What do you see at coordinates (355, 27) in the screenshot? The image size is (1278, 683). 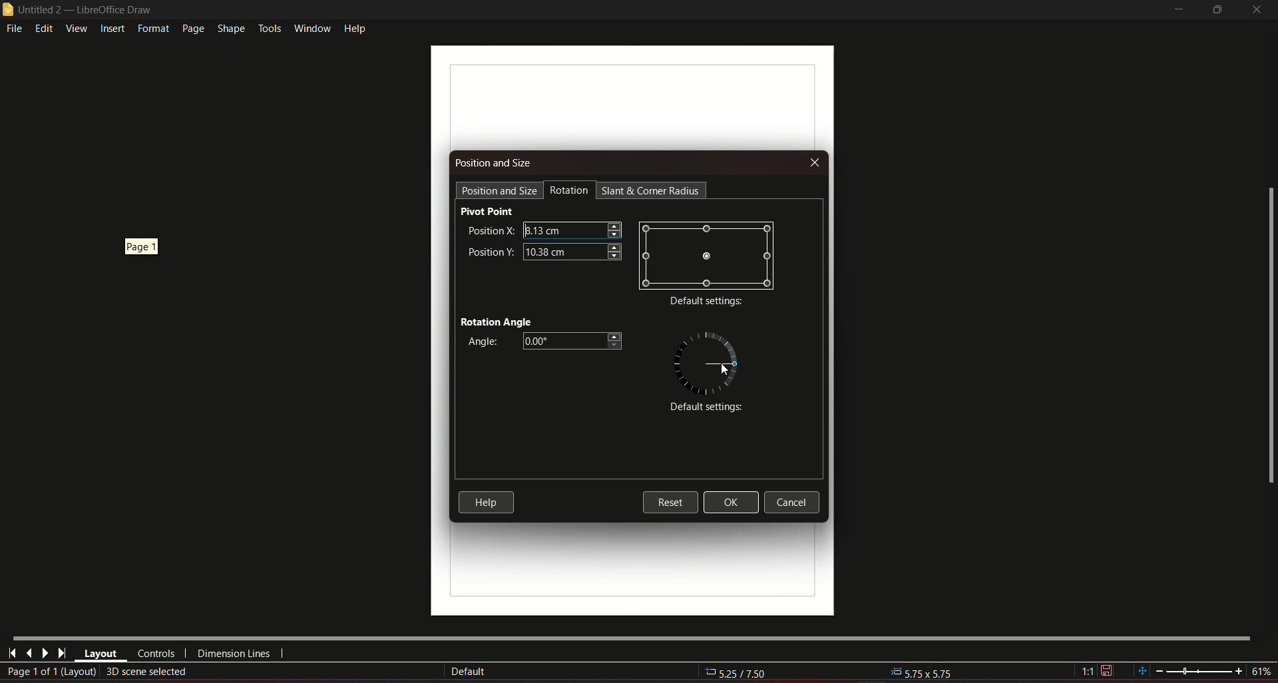 I see `help` at bounding box center [355, 27].